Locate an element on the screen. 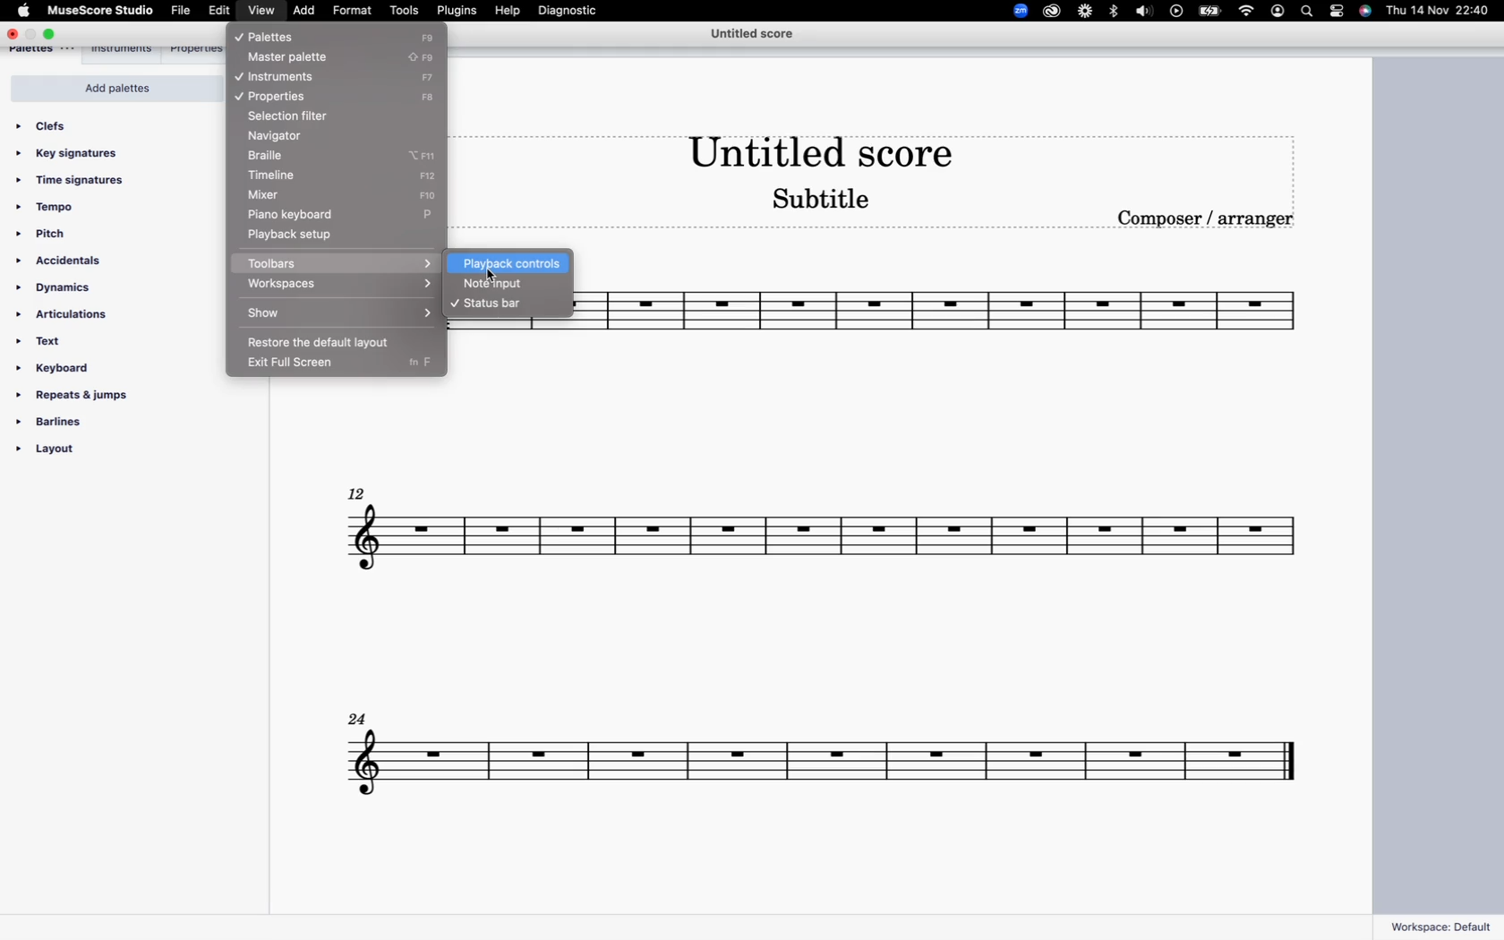  close is located at coordinates (12, 33).